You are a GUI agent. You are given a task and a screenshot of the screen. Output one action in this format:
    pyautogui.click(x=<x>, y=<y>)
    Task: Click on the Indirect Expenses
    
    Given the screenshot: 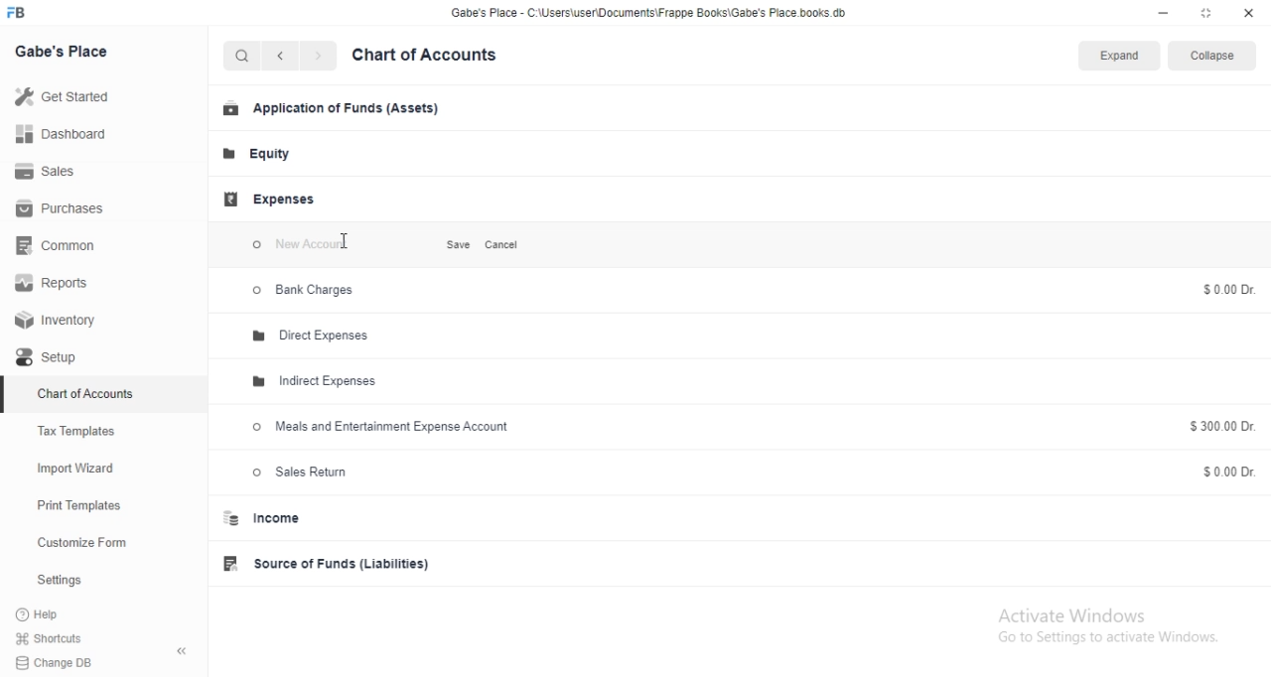 What is the action you would take?
    pyautogui.click(x=324, y=379)
    